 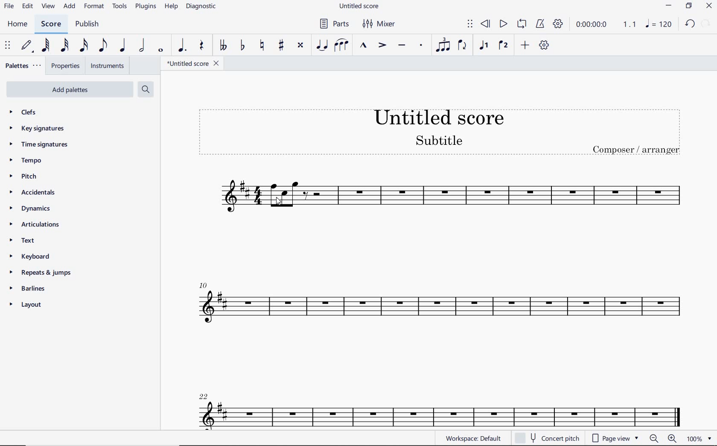 I want to click on TUPLET, so click(x=442, y=46).